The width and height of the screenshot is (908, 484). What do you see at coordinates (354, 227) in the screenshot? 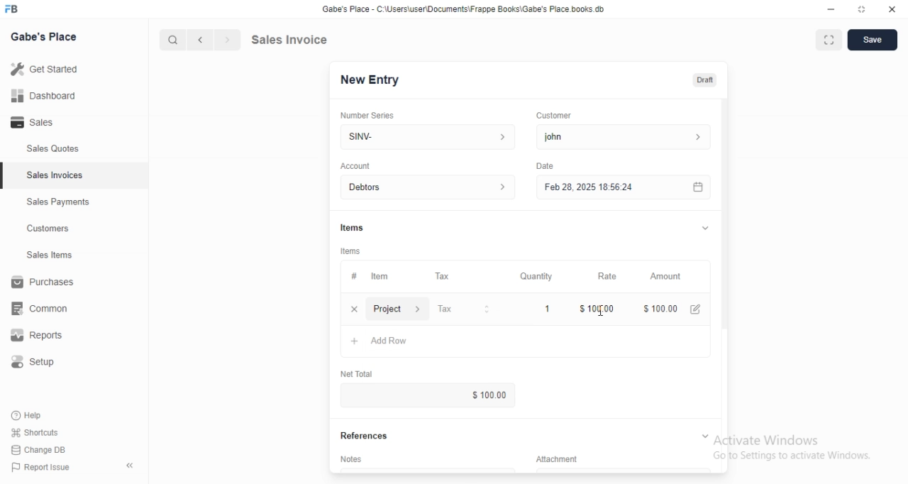
I see `` at bounding box center [354, 227].